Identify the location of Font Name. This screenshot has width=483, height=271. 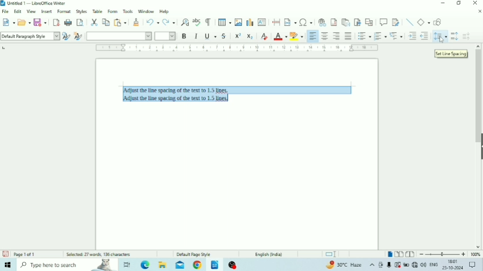
(119, 36).